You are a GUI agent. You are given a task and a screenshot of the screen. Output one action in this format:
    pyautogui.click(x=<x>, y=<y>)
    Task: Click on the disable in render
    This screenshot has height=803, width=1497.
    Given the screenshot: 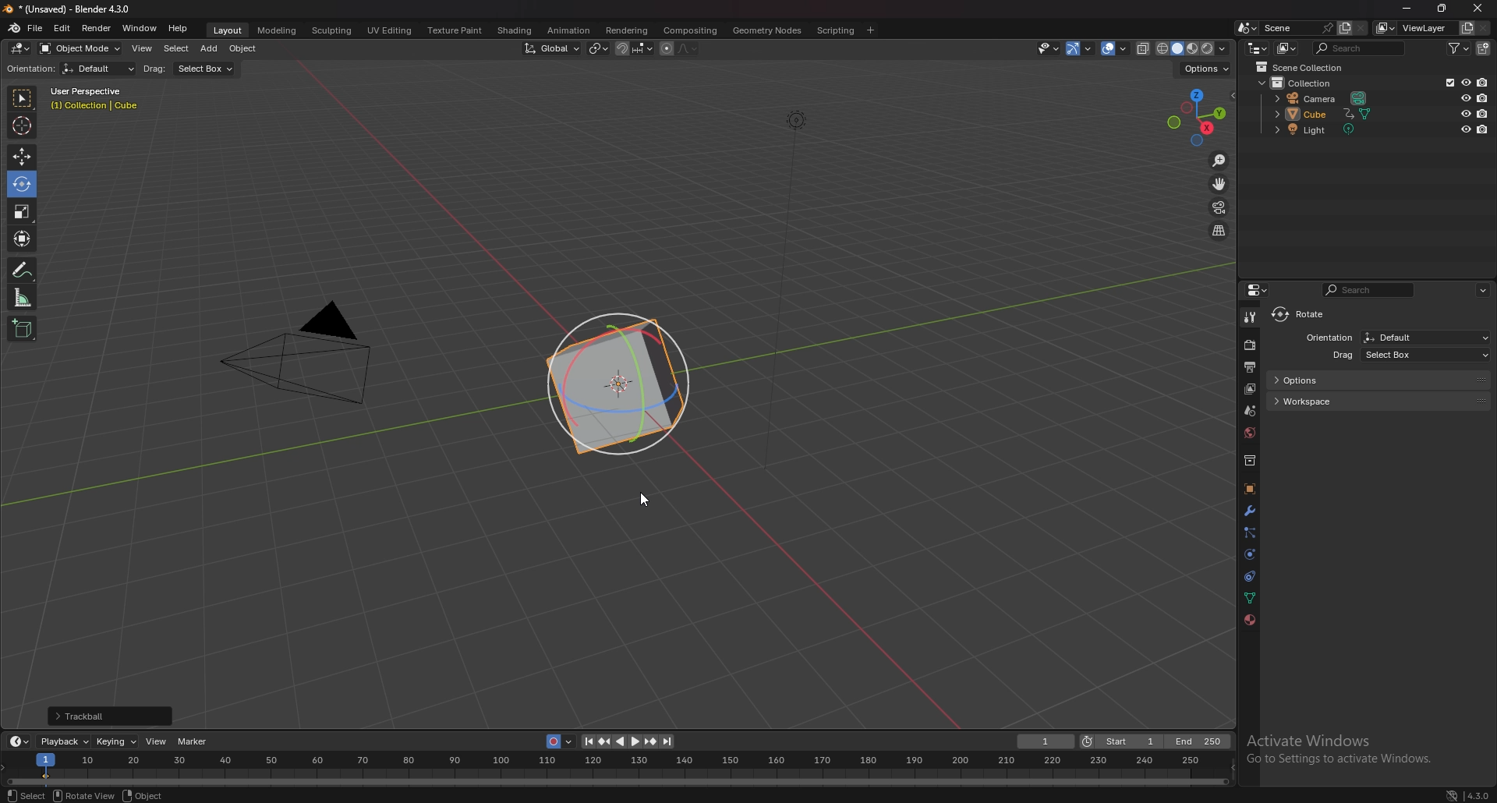 What is the action you would take?
    pyautogui.click(x=1482, y=114)
    